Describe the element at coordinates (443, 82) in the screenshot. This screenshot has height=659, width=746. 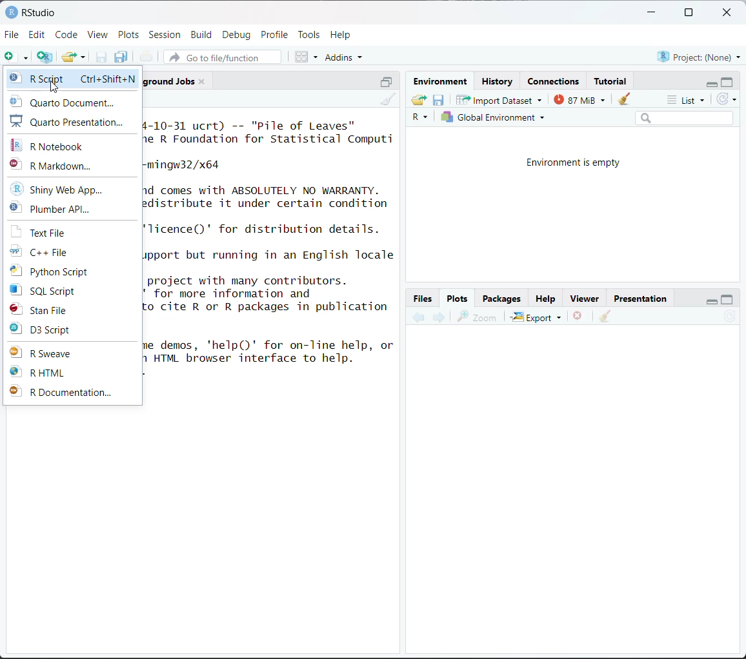
I see `Environment` at that location.